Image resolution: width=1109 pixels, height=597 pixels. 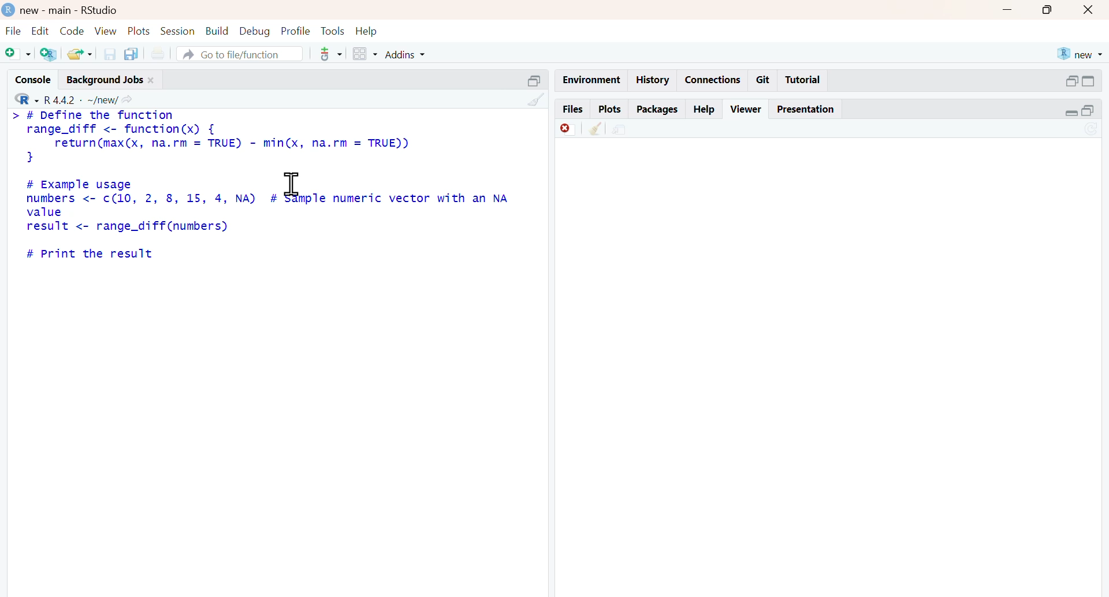 I want to click on clean, so click(x=596, y=128).